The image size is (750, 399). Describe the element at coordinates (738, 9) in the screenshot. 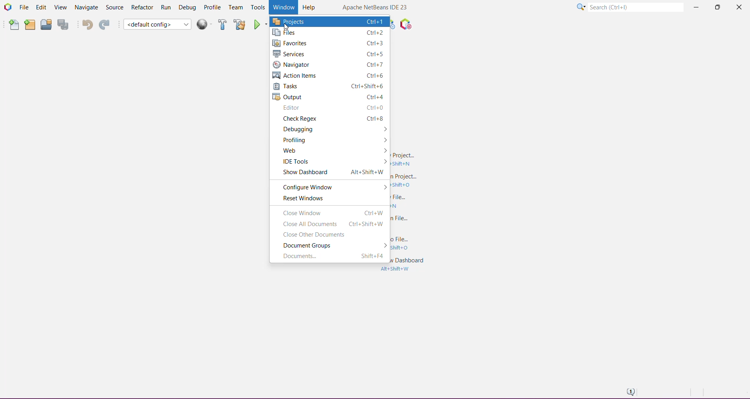

I see `Close` at that location.